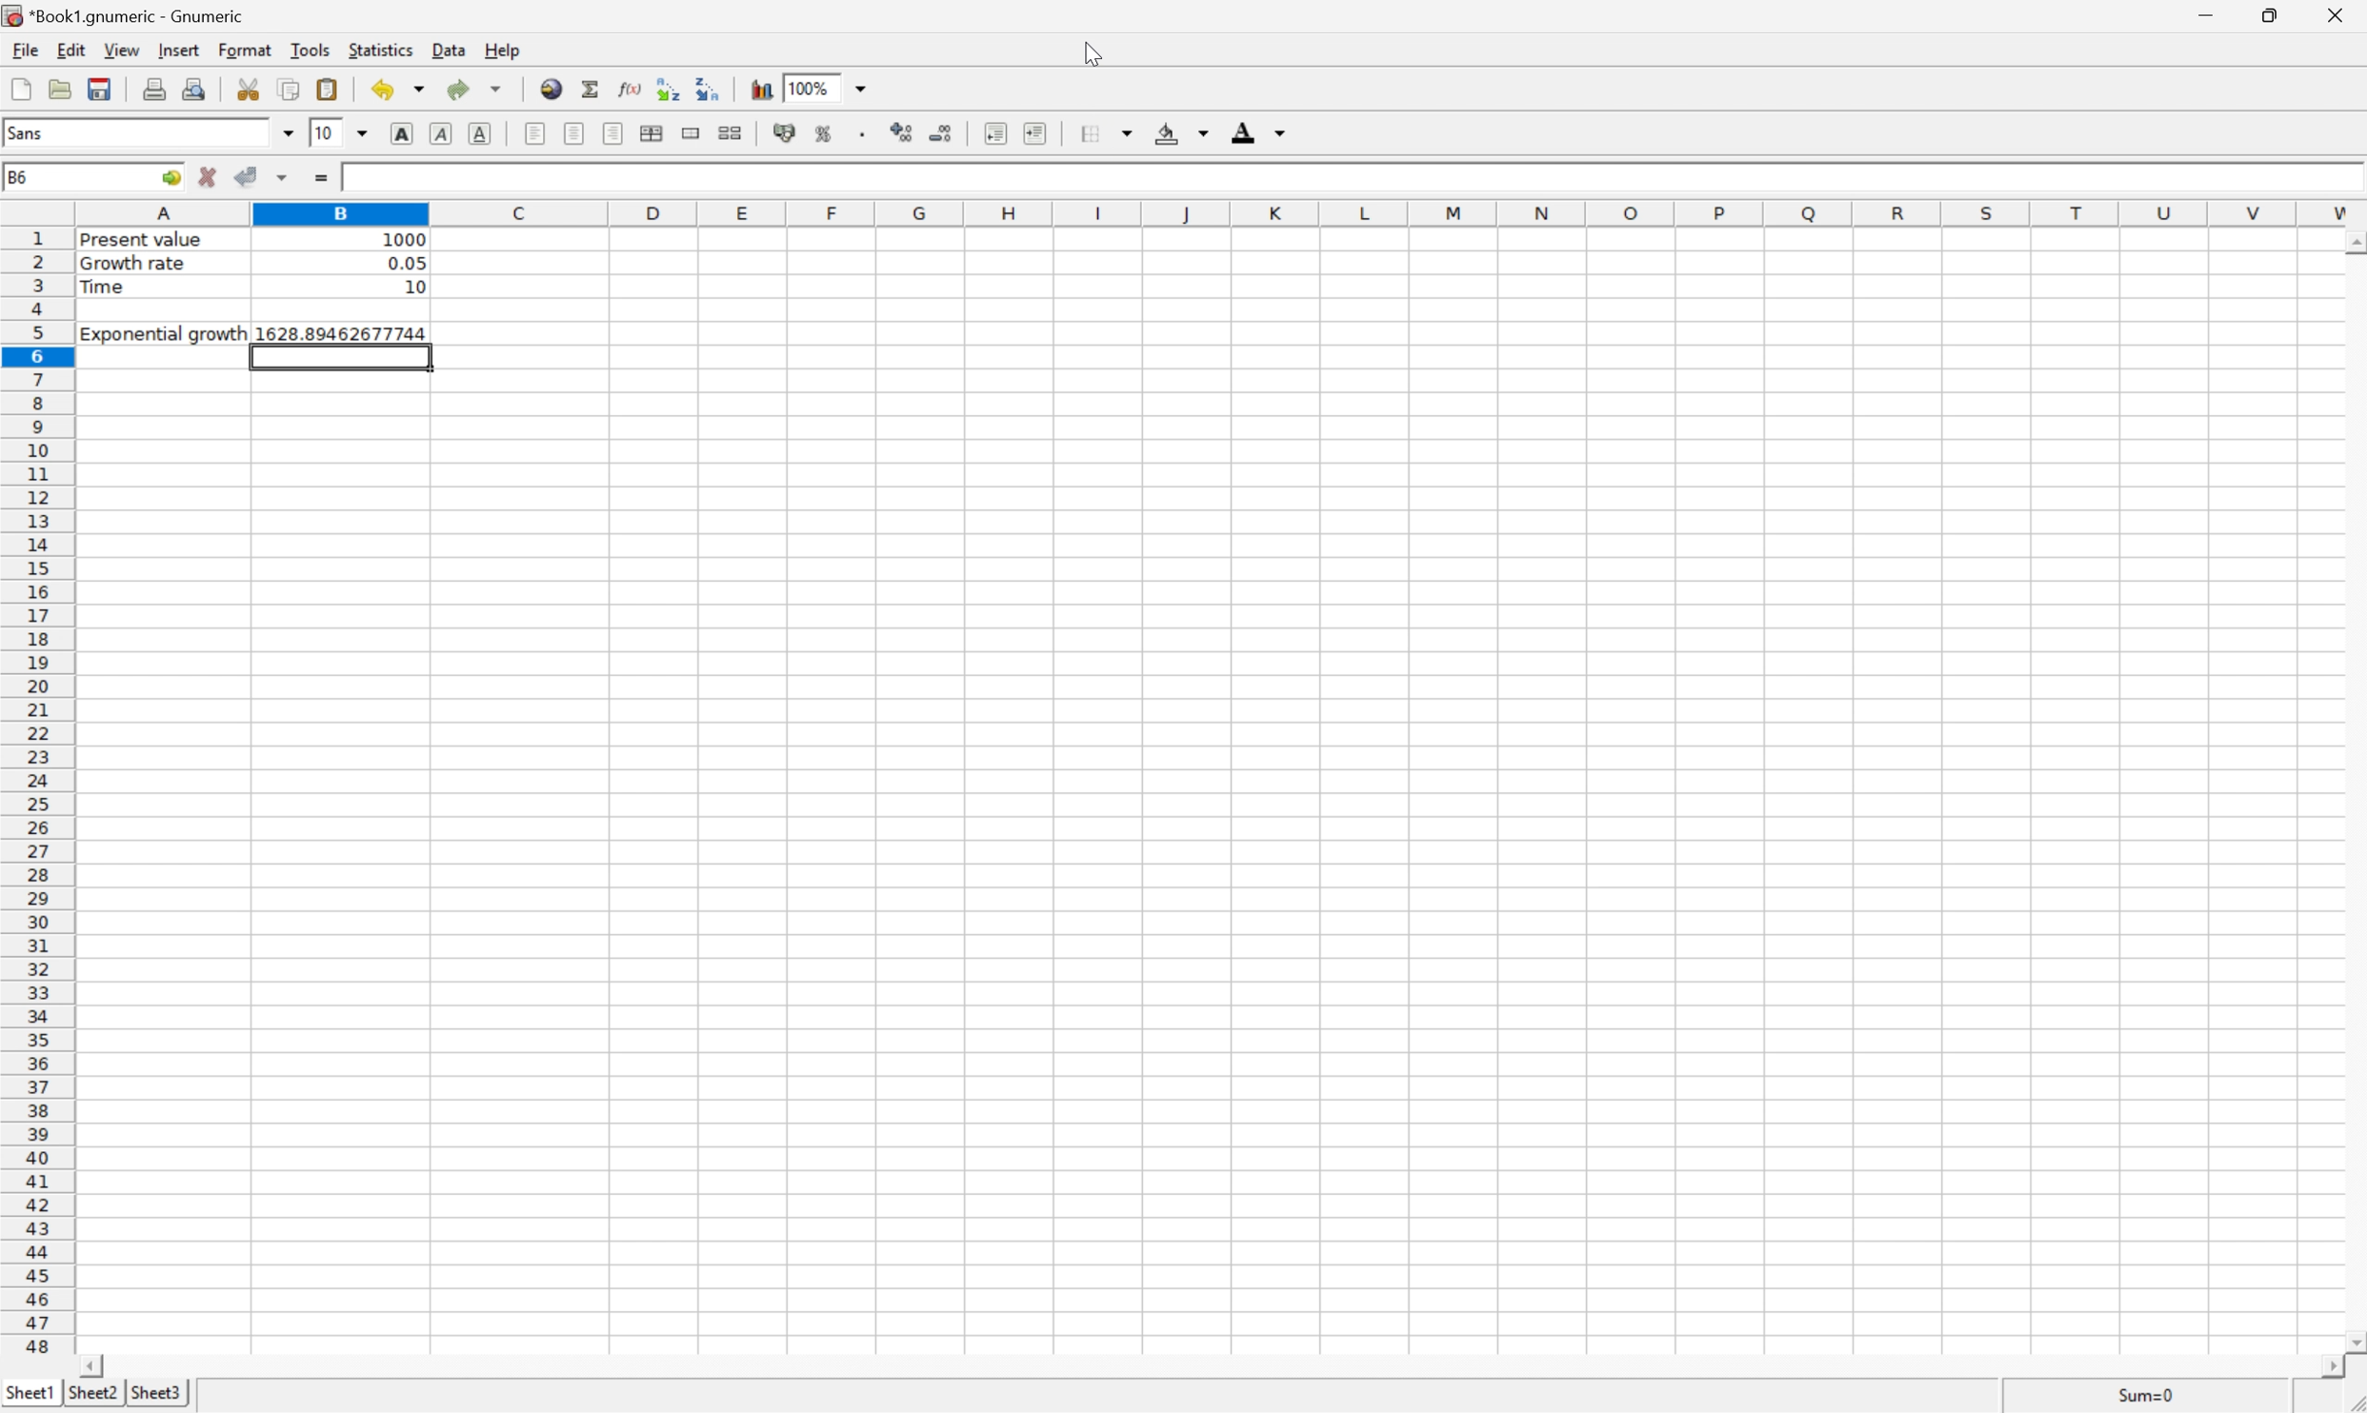 Image resolution: width=2367 pixels, height=1413 pixels. I want to click on Center horizontally across selection, so click(652, 132).